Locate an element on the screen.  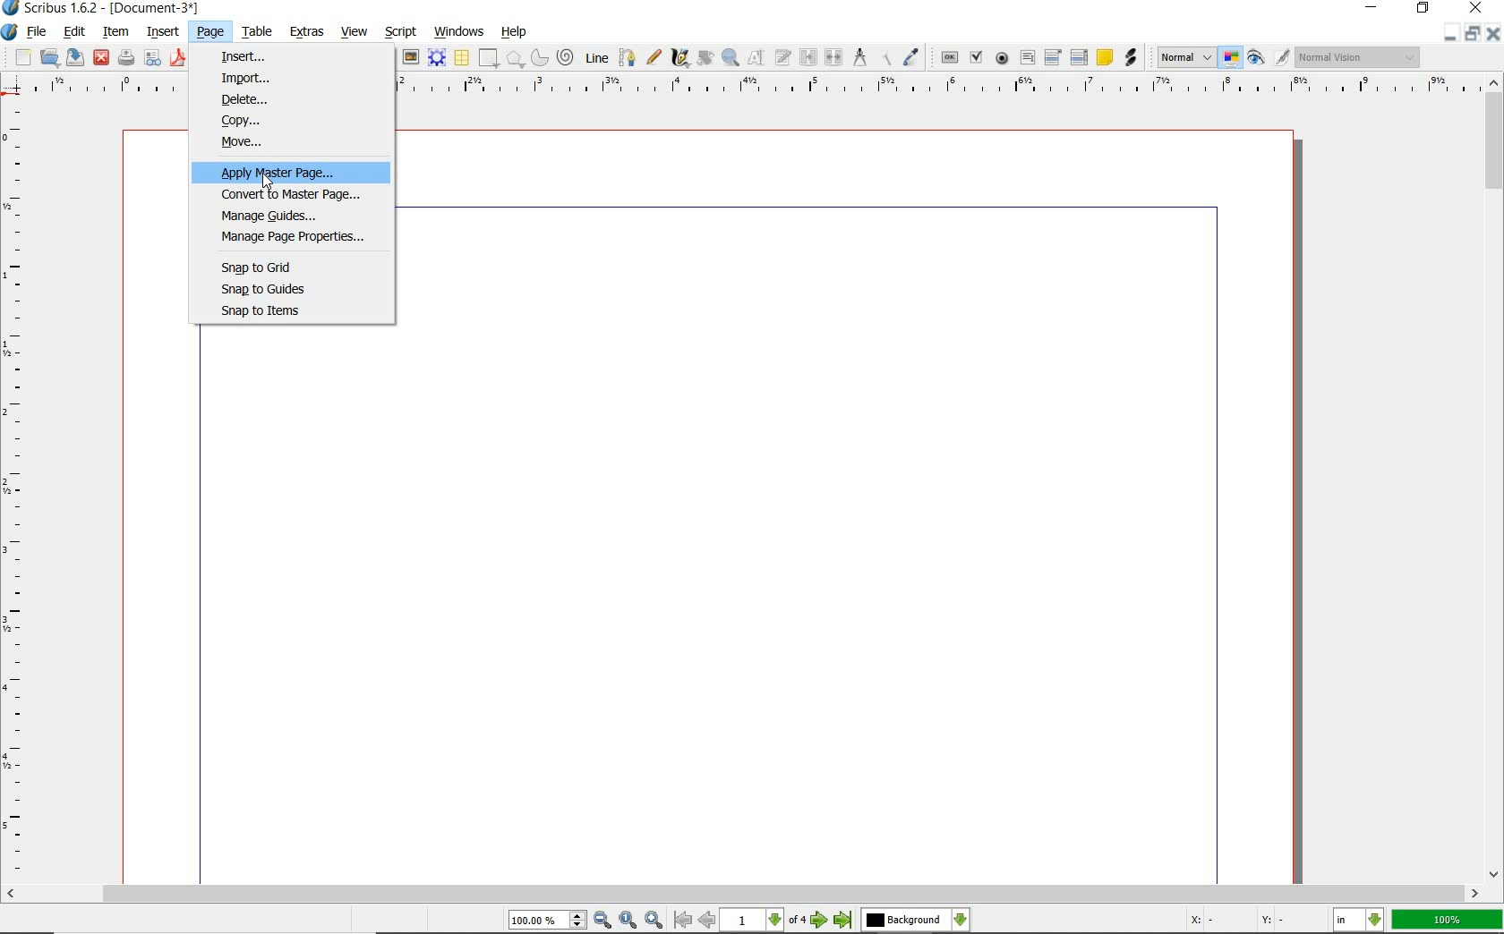
Last Page is located at coordinates (843, 922).